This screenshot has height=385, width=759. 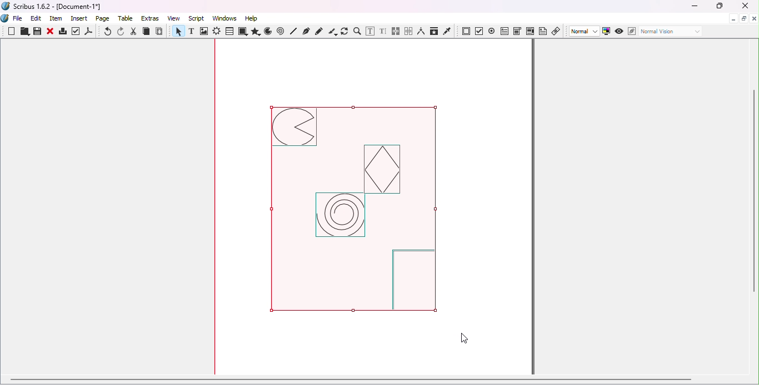 What do you see at coordinates (306, 31) in the screenshot?
I see `Bezier curve tool` at bounding box center [306, 31].